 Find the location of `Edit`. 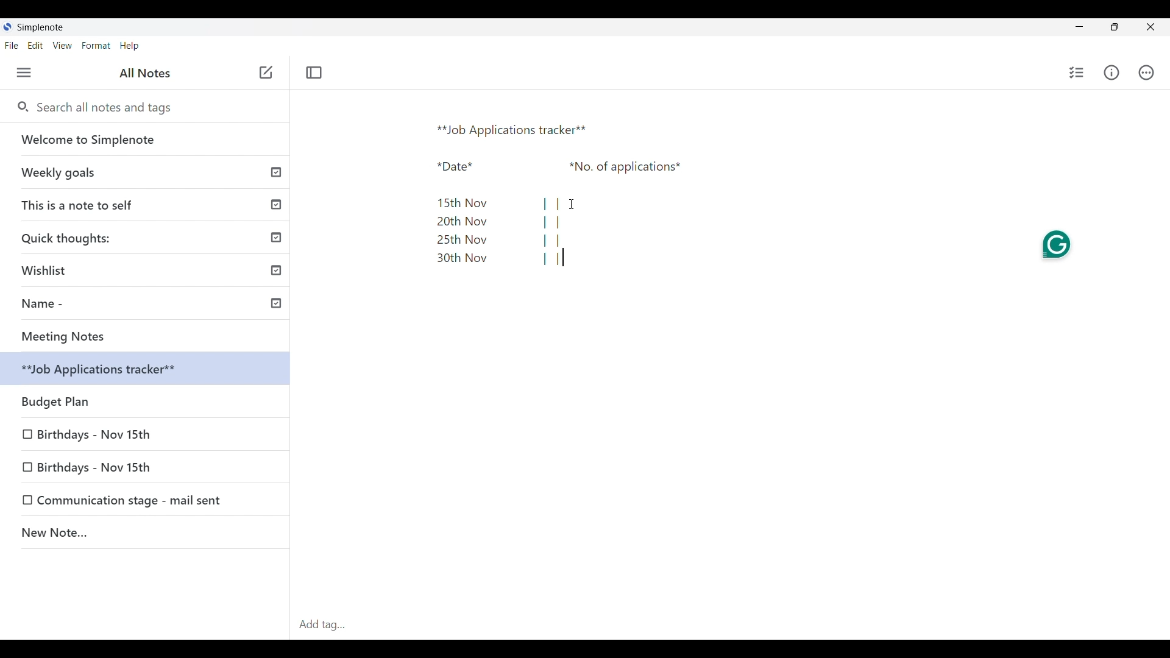

Edit is located at coordinates (35, 45).